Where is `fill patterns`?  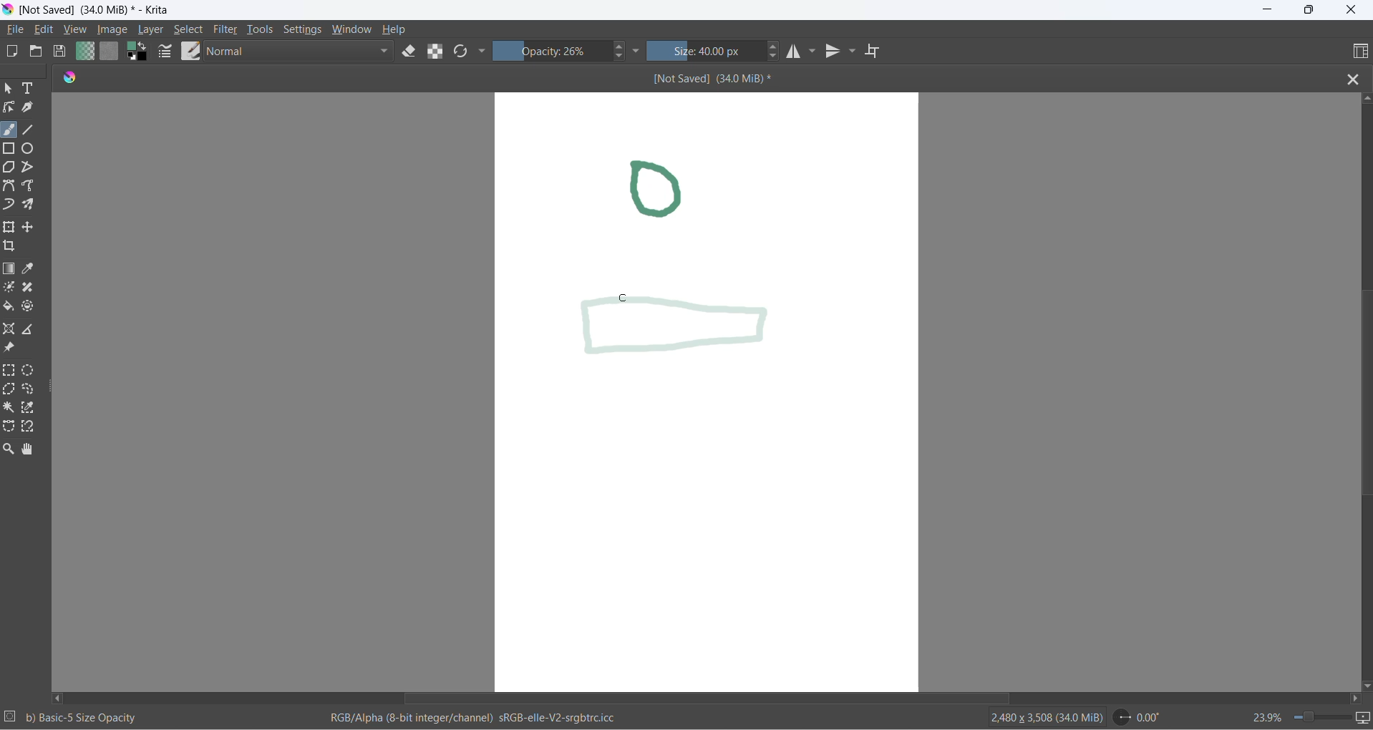 fill patterns is located at coordinates (111, 51).